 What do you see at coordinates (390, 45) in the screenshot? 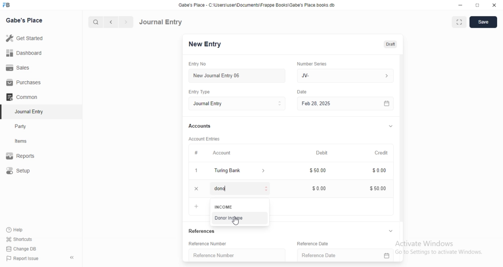
I see `draft` at bounding box center [390, 45].